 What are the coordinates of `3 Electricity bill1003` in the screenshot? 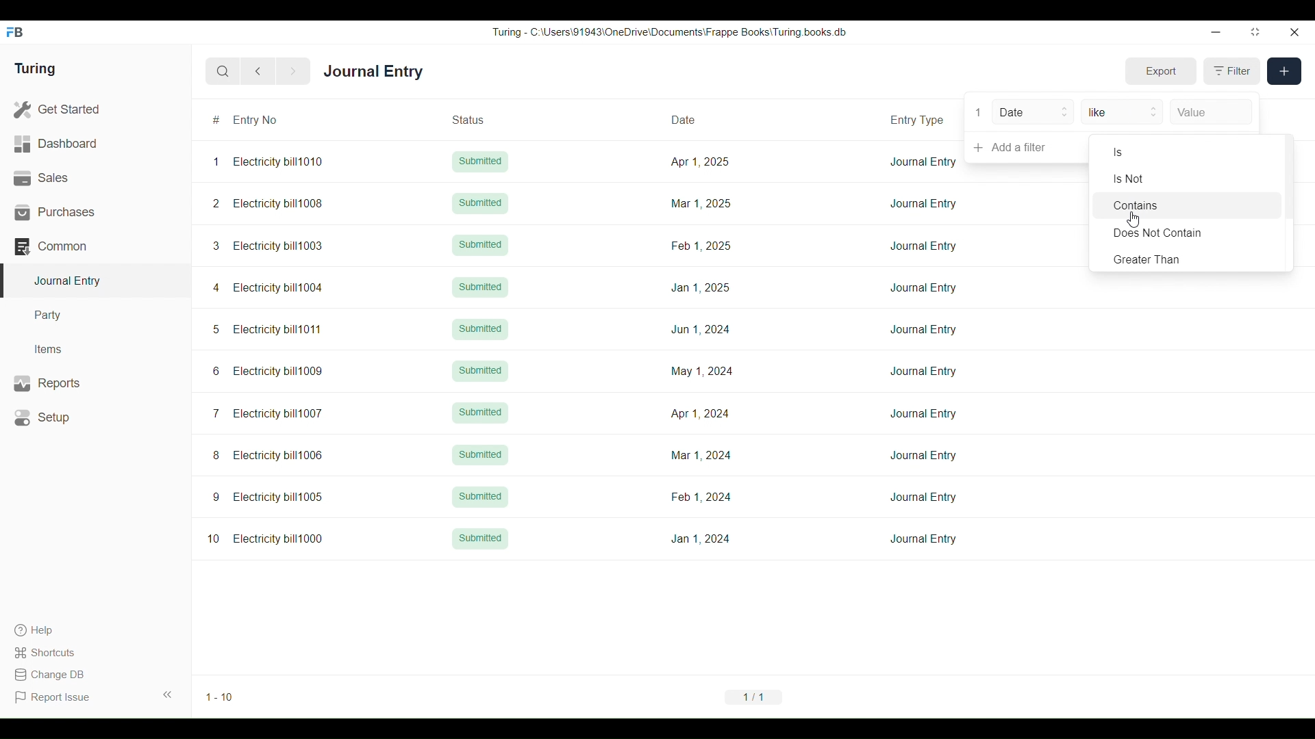 It's located at (268, 246).